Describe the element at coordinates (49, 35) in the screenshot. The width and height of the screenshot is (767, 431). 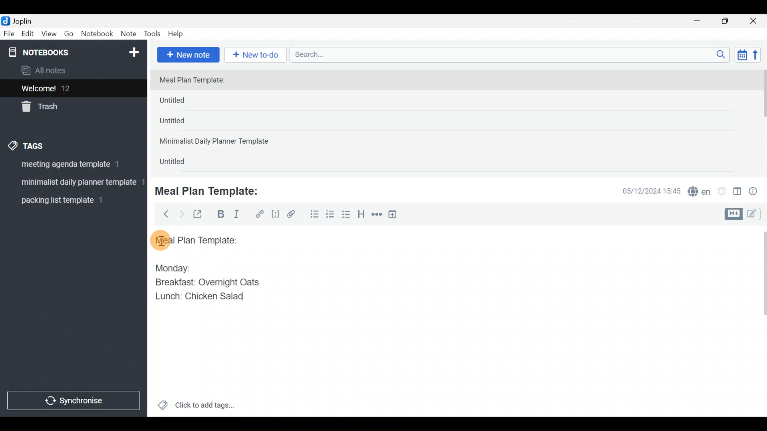
I see `View` at that location.